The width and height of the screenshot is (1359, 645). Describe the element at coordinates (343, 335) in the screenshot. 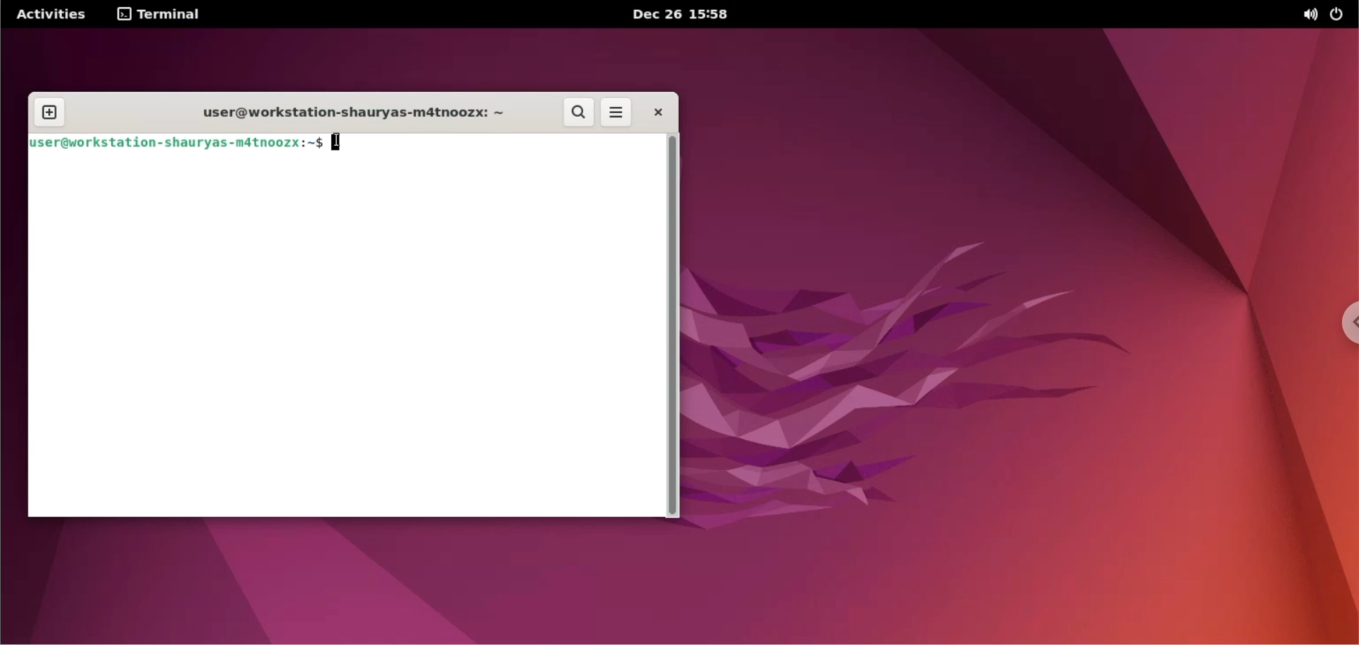

I see `Command input` at that location.